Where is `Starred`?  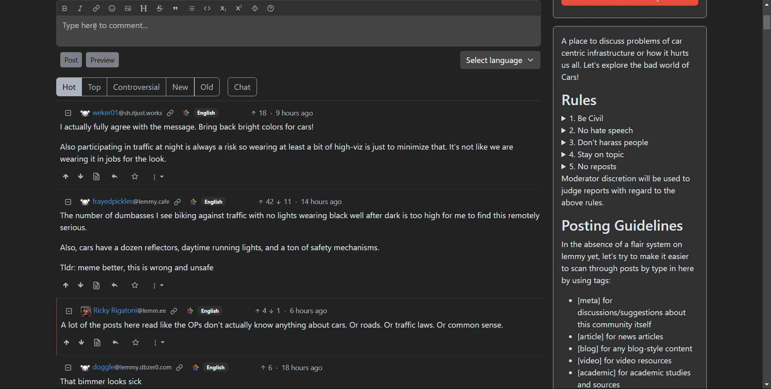 Starred is located at coordinates (135, 285).